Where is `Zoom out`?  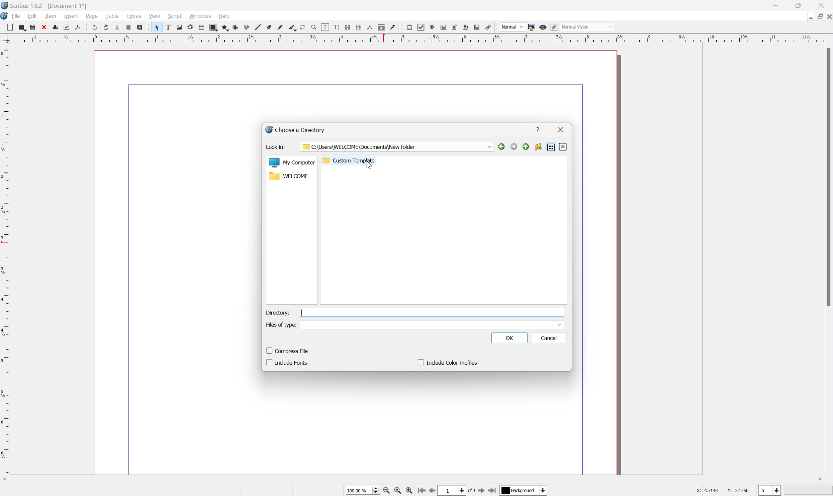
Zoom out is located at coordinates (385, 491).